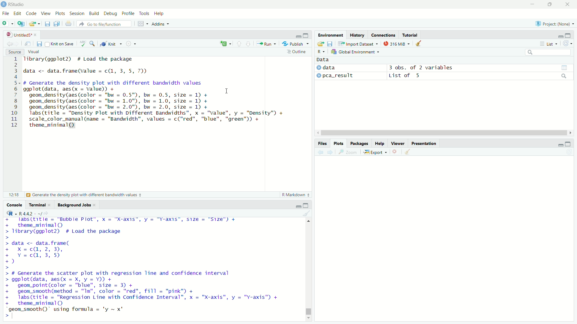 The width and height of the screenshot is (577, 324). I want to click on View the current working current directory, so click(46, 213).